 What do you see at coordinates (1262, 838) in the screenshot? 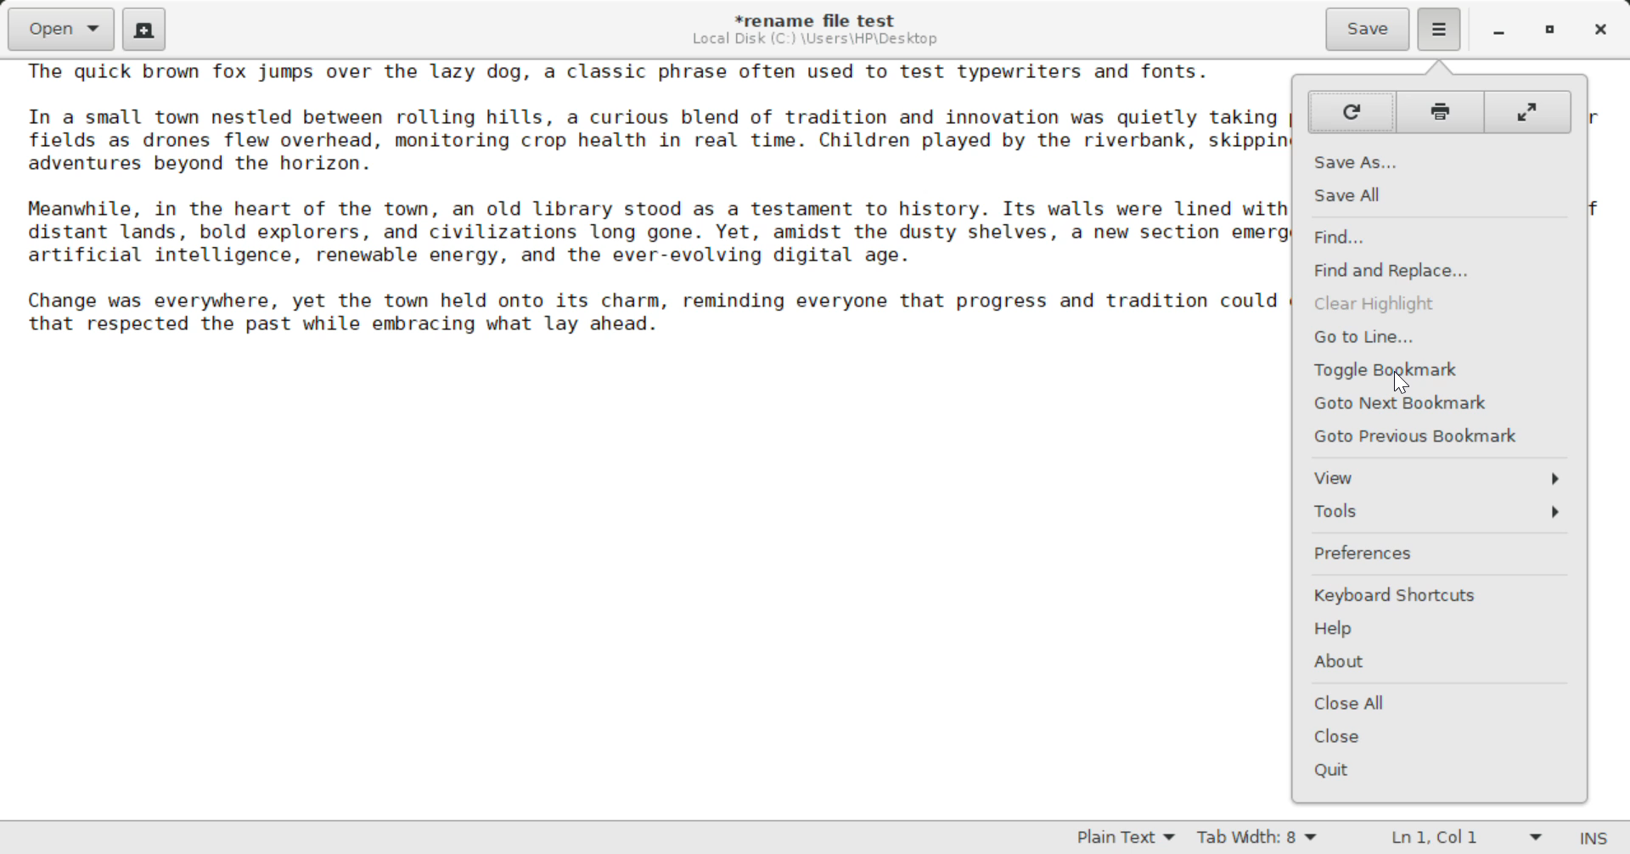
I see `Tab Width` at bounding box center [1262, 838].